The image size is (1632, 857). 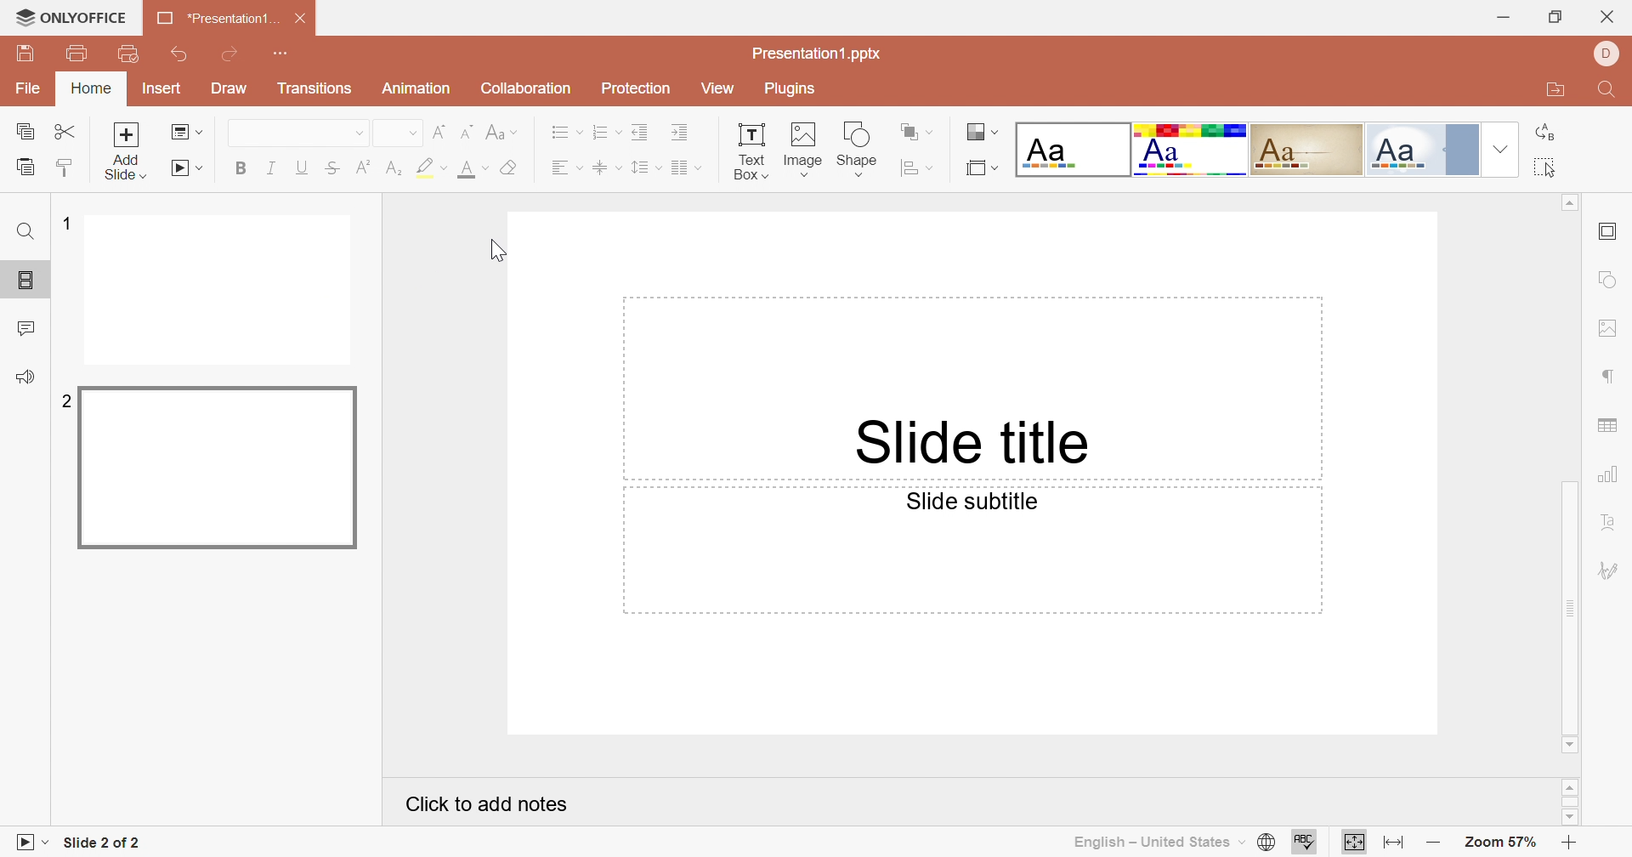 I want to click on Signature settings, so click(x=1611, y=567).